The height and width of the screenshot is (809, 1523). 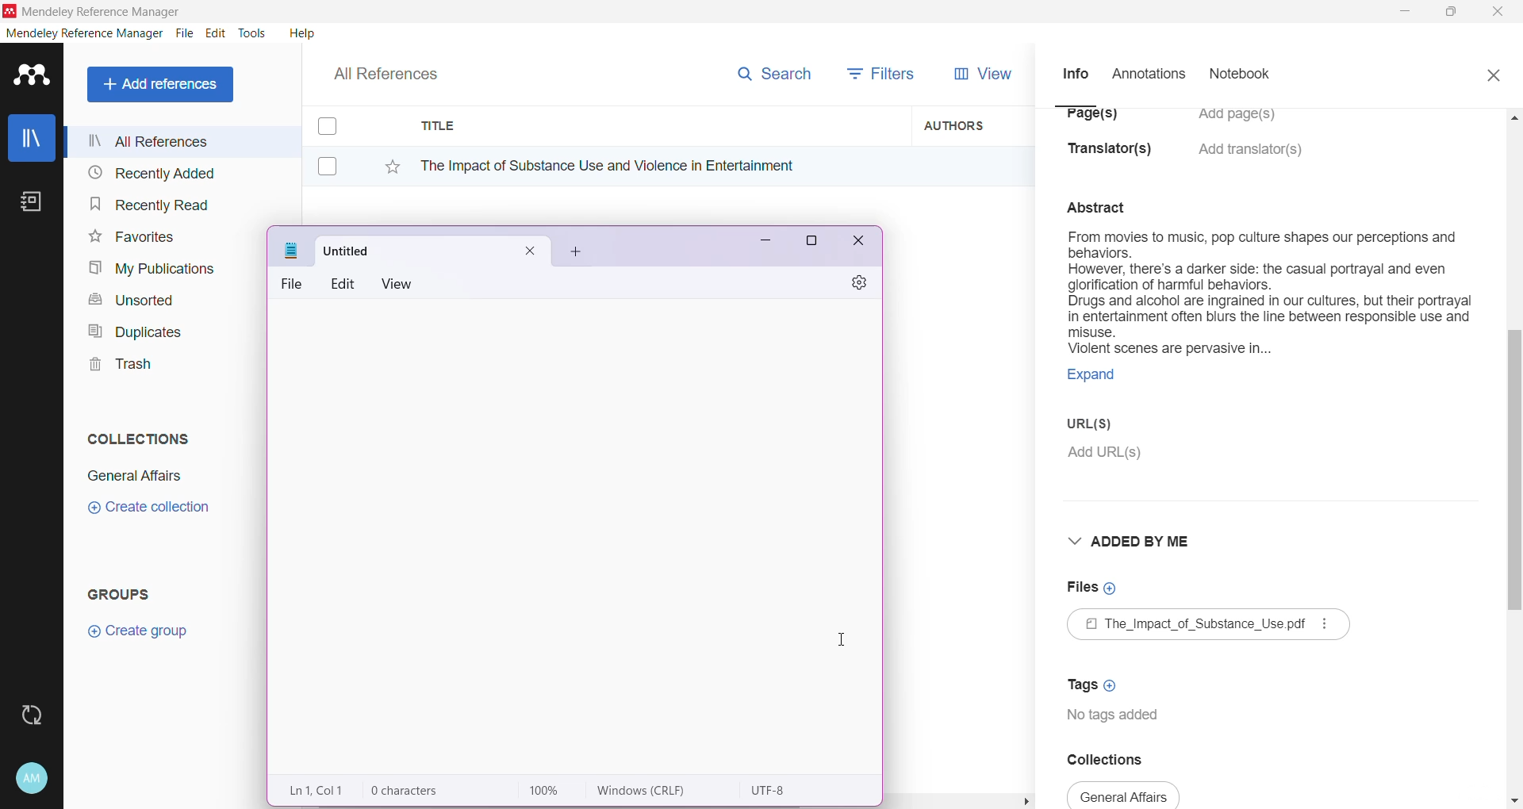 What do you see at coordinates (1117, 759) in the screenshot?
I see `Collections` at bounding box center [1117, 759].